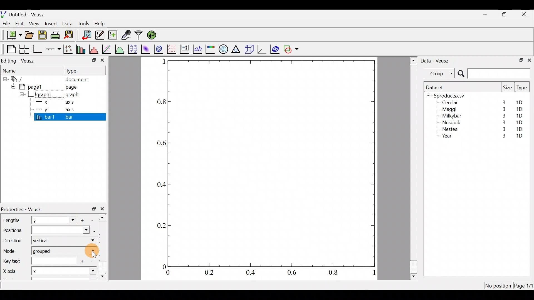  I want to click on Maggi, so click(450, 110).